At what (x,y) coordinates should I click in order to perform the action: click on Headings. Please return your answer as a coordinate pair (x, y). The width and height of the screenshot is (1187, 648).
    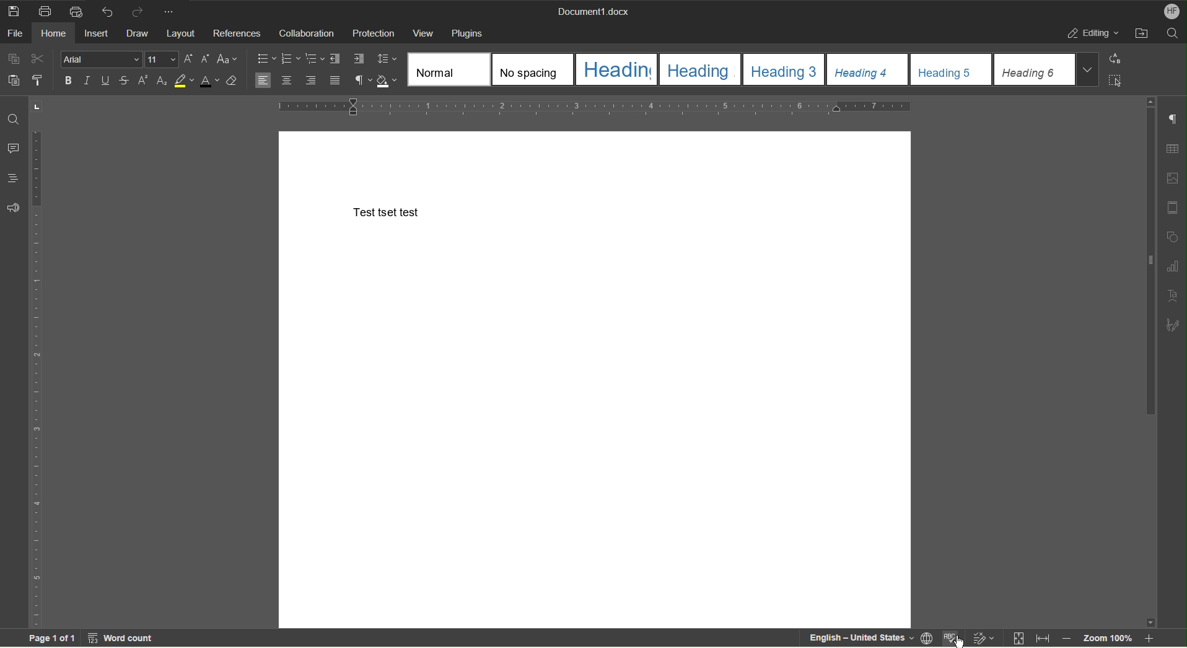
    Looking at the image, I should click on (12, 178).